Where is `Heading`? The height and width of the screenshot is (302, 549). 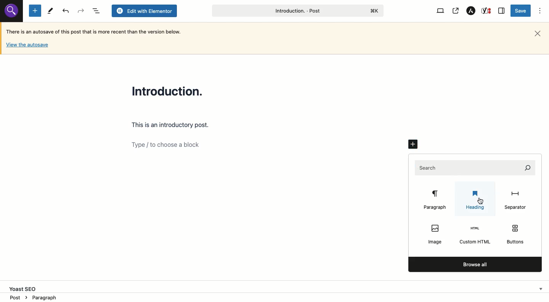 Heading is located at coordinates (475, 201).